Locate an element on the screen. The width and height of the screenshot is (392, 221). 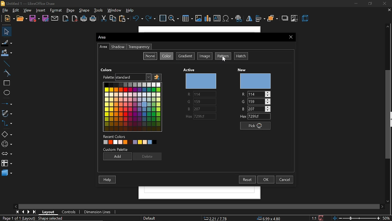
hatch is located at coordinates (242, 56).